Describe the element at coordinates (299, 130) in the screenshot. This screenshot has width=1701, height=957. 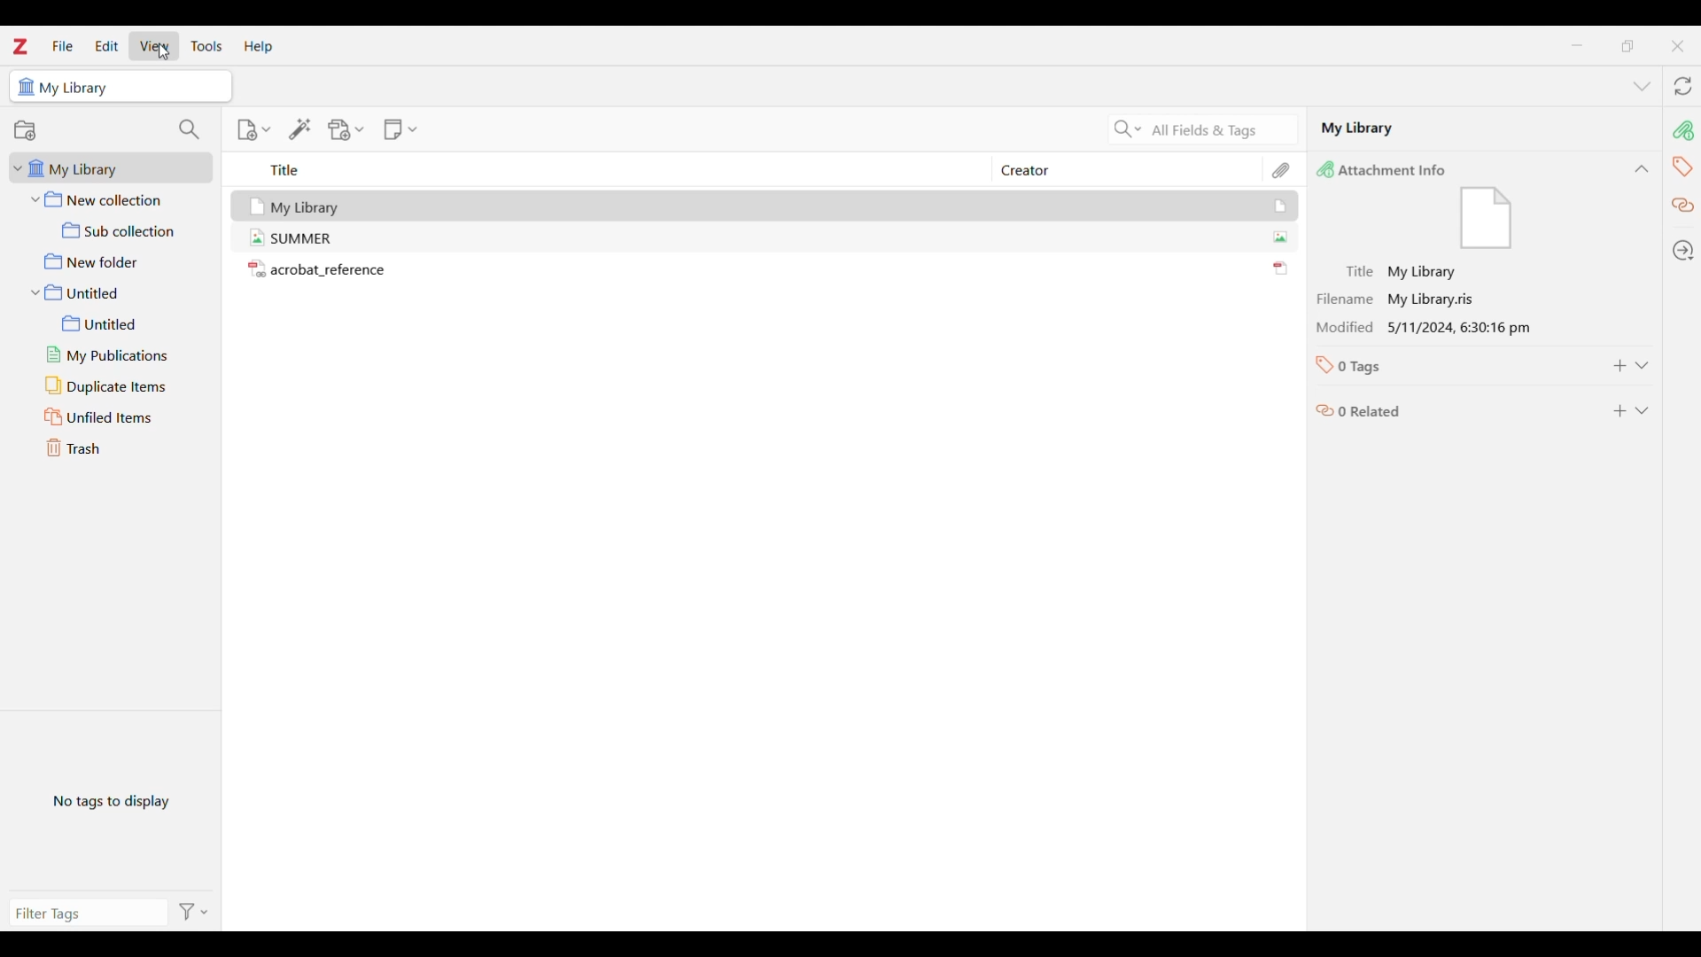
I see `Add item/s by identifier` at that location.